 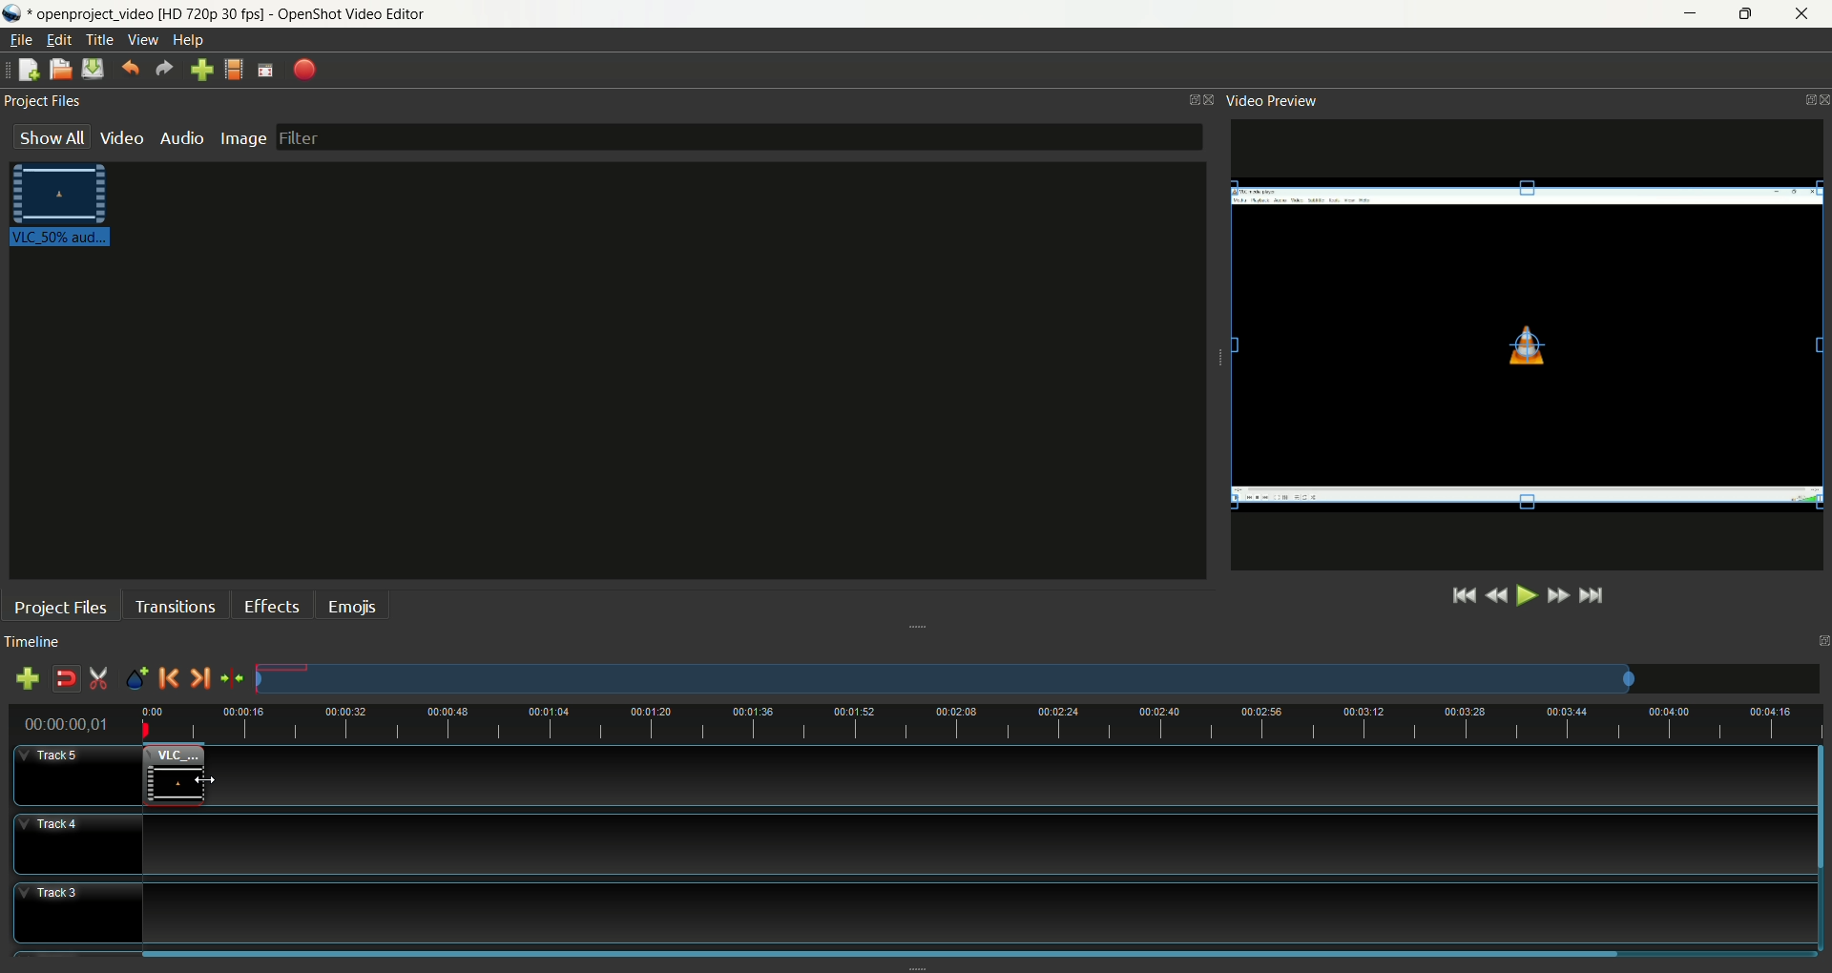 I want to click on save project, so click(x=94, y=69).